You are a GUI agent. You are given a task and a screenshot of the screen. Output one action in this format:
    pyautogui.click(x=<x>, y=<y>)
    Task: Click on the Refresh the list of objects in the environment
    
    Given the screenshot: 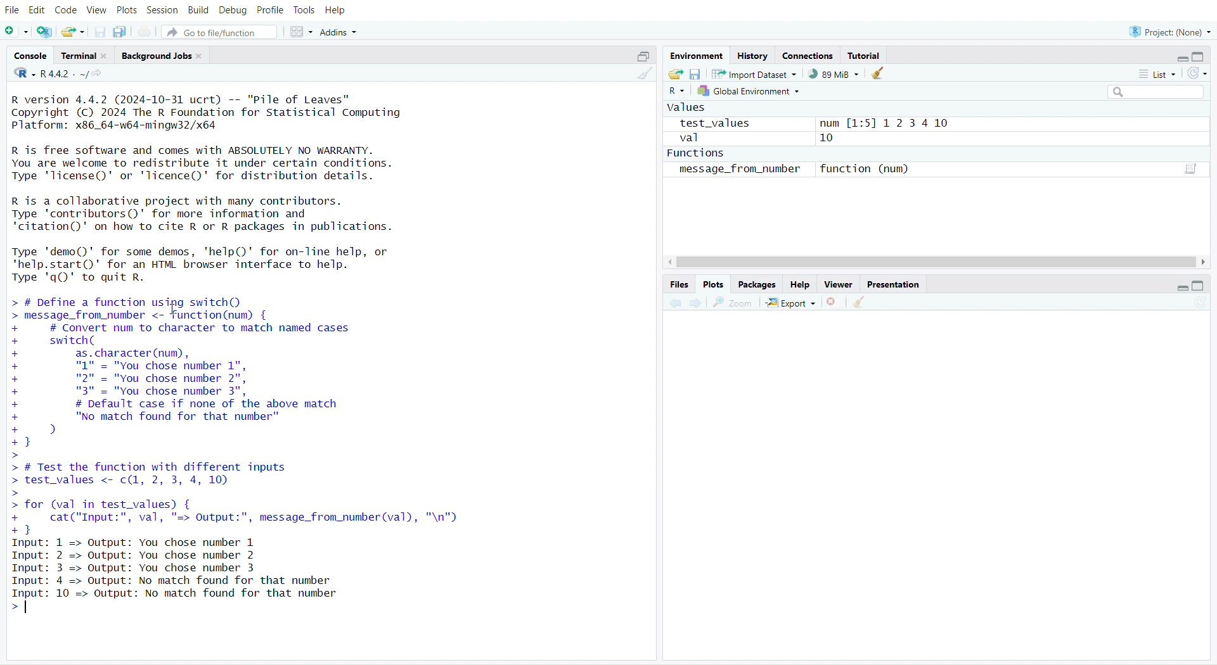 What is the action you would take?
    pyautogui.click(x=1198, y=73)
    